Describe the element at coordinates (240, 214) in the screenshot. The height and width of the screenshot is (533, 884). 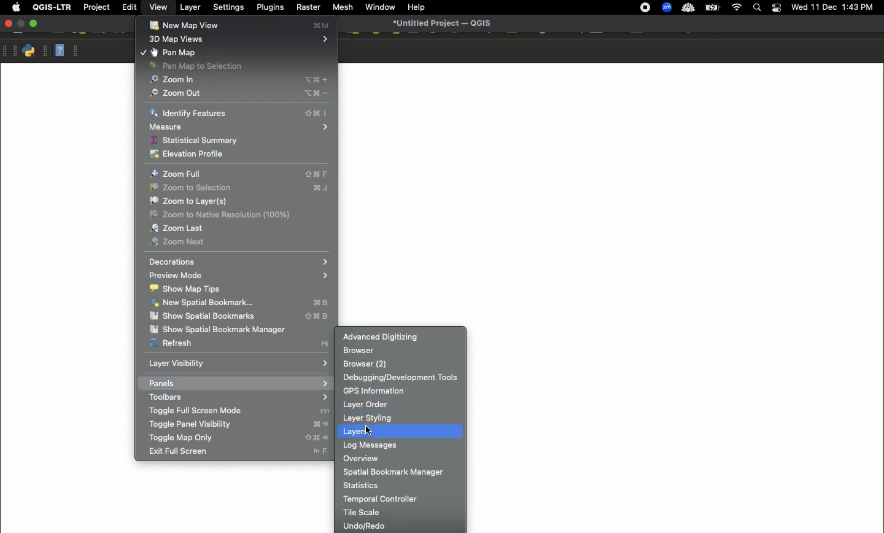
I see `Zoom to native resolution` at that location.